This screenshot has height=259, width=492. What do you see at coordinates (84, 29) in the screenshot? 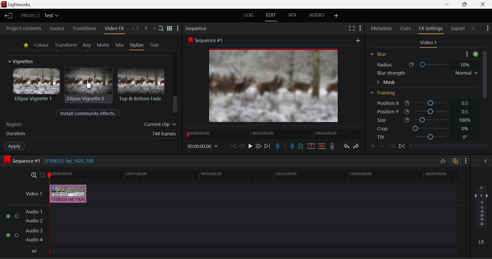
I see `Transitions` at bounding box center [84, 29].